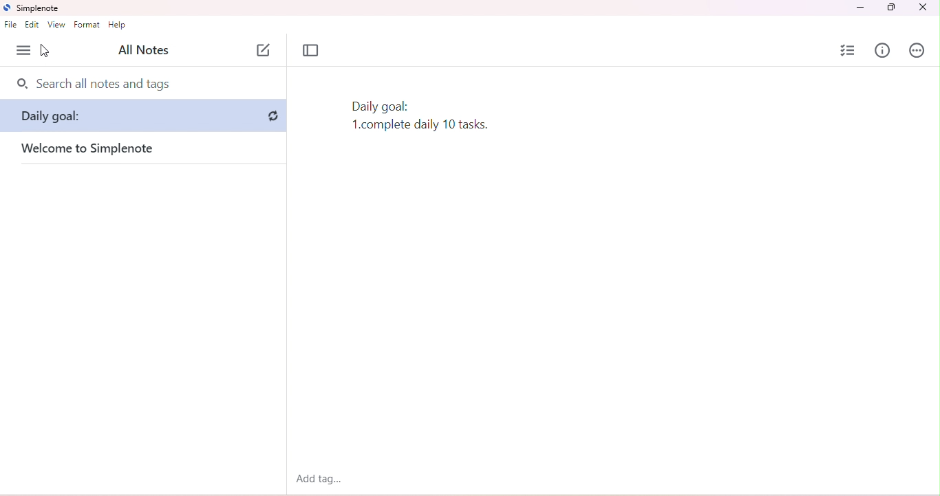 The width and height of the screenshot is (940, 496). What do you see at coordinates (922, 7) in the screenshot?
I see `close` at bounding box center [922, 7].